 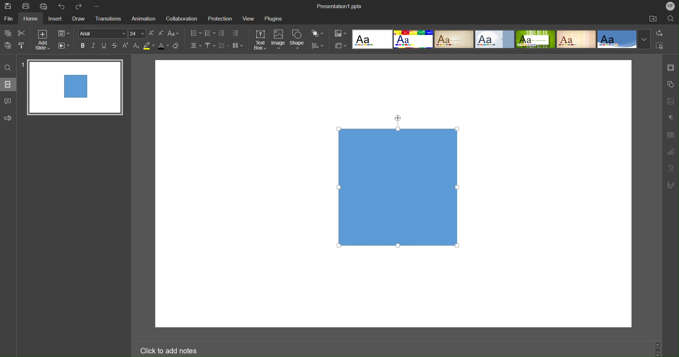 I want to click on Columns, so click(x=238, y=46).